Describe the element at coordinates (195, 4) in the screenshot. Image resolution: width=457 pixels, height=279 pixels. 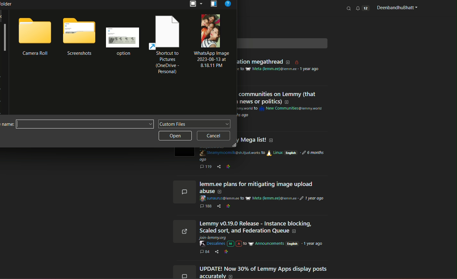
I see `dropdown` at that location.